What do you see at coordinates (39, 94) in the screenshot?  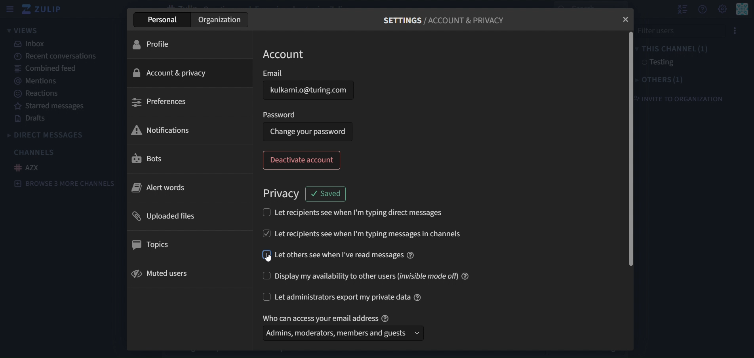 I see `reactions` at bounding box center [39, 94].